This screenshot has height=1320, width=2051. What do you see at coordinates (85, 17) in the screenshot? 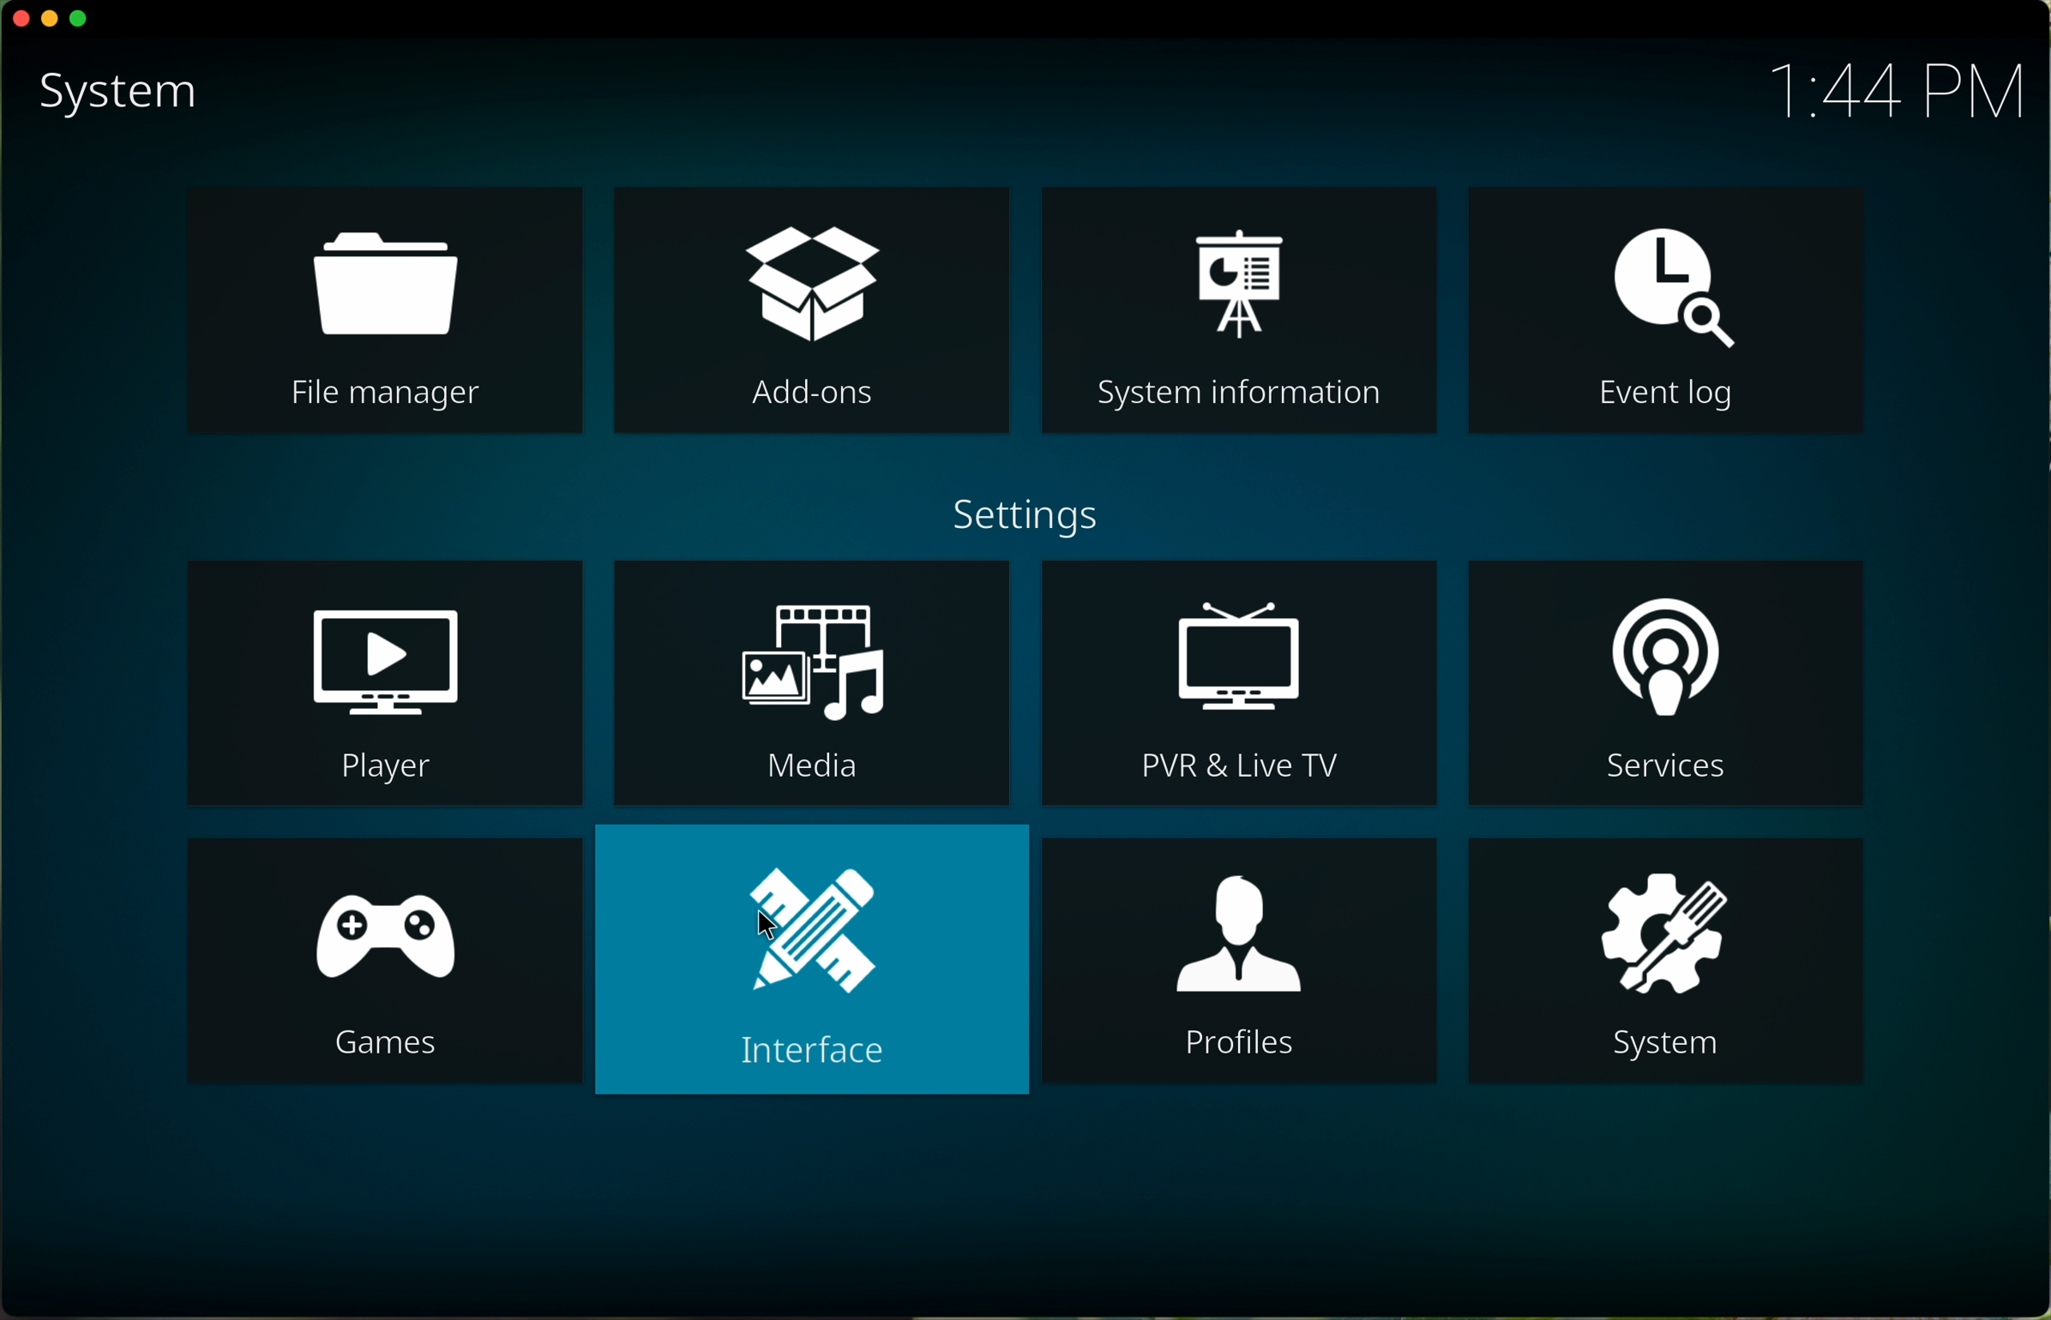
I see `maximize` at bounding box center [85, 17].